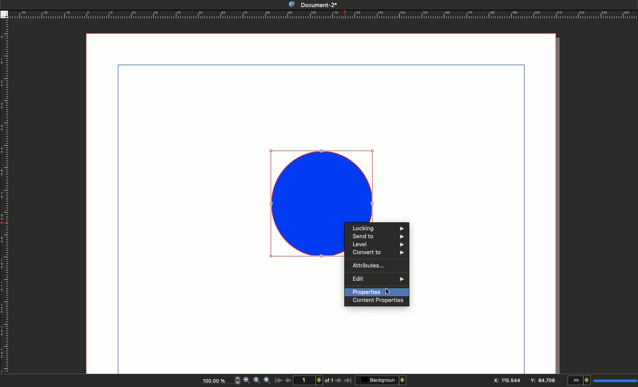 The width and height of the screenshot is (638, 387). Describe the element at coordinates (544, 380) in the screenshot. I see `Y: 84.706` at that location.